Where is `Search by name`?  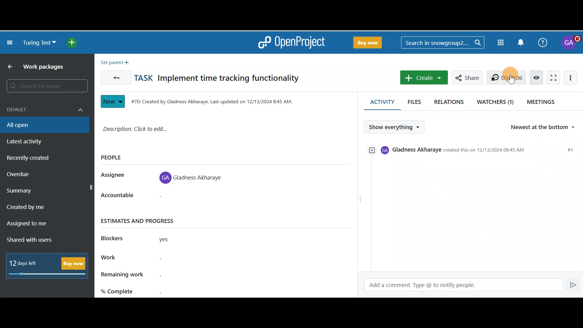 Search by name is located at coordinates (46, 86).